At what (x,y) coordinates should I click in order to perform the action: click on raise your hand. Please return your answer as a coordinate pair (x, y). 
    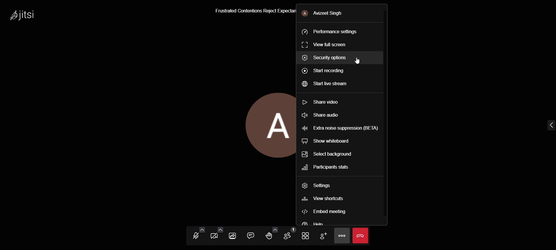
    Looking at the image, I should click on (268, 237).